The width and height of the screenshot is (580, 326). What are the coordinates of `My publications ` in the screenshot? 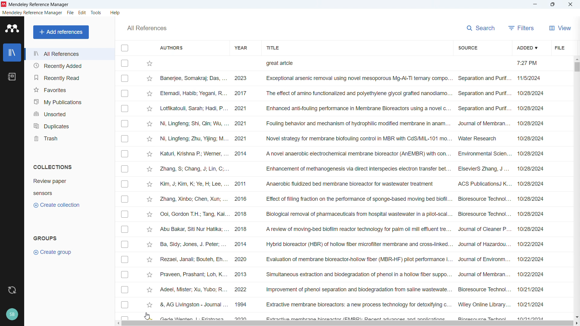 It's located at (69, 102).